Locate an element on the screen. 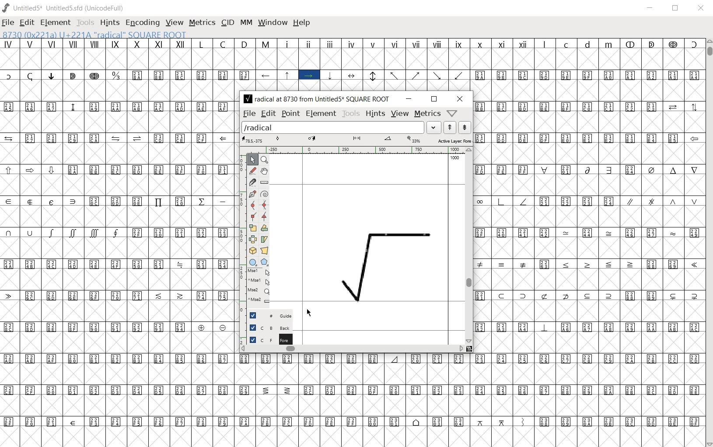 The width and height of the screenshot is (713, 447). rotate the selection in 3D and project back to plane is located at coordinates (252, 251).